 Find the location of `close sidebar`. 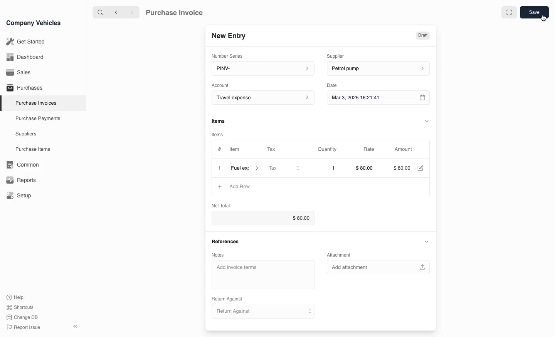

close sidebar is located at coordinates (76, 325).